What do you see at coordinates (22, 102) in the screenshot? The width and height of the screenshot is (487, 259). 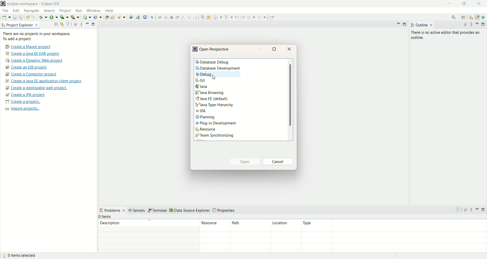 I see `create project` at bounding box center [22, 102].